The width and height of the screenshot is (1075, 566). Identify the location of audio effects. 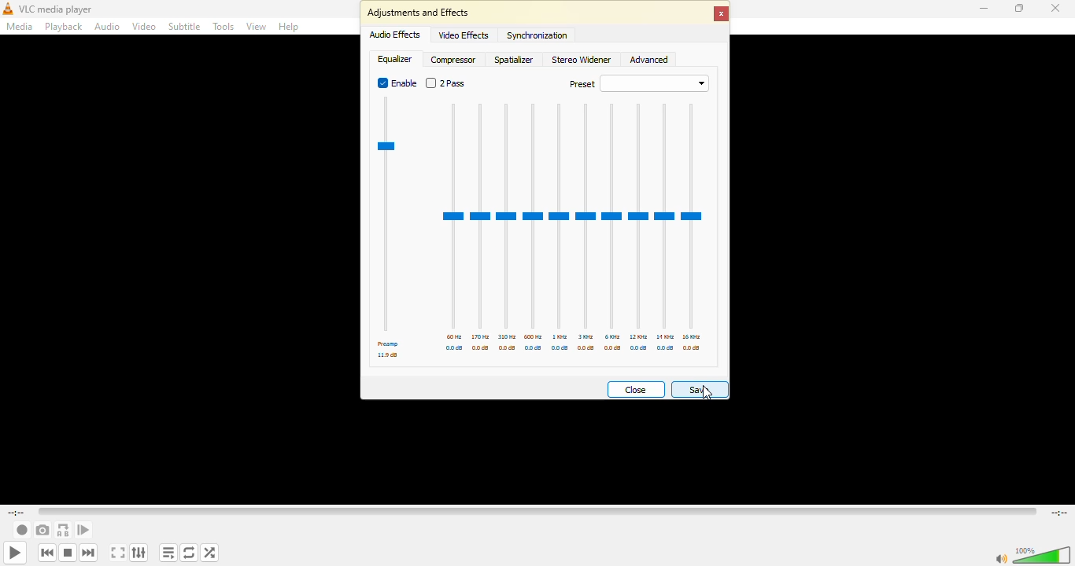
(396, 35).